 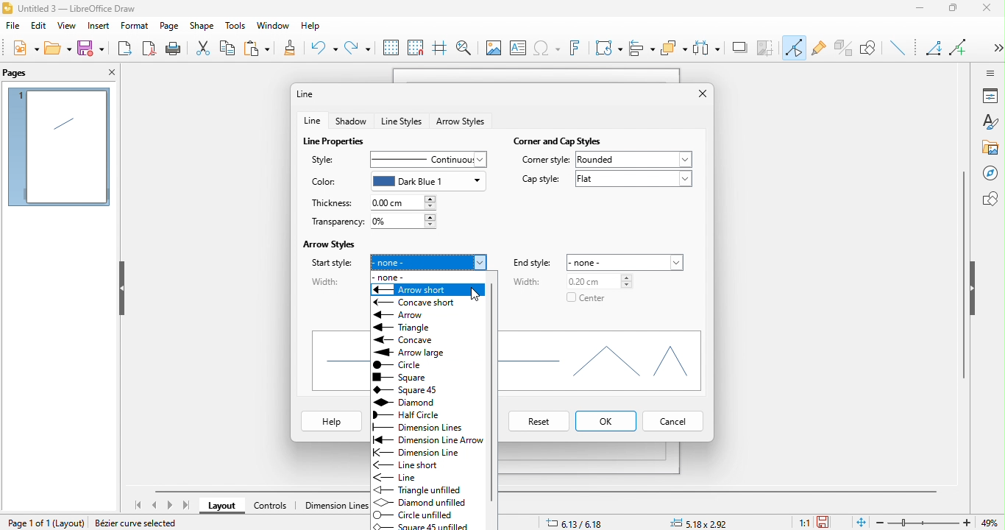 What do you see at coordinates (829, 522) in the screenshot?
I see `the document has not been modified since the last save` at bounding box center [829, 522].